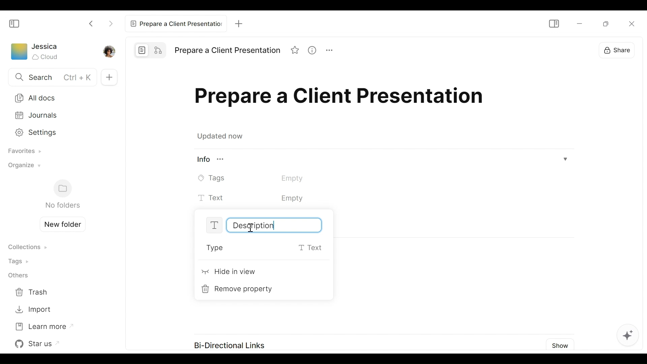 This screenshot has width=647, height=364. I want to click on Profile picture, so click(108, 51).